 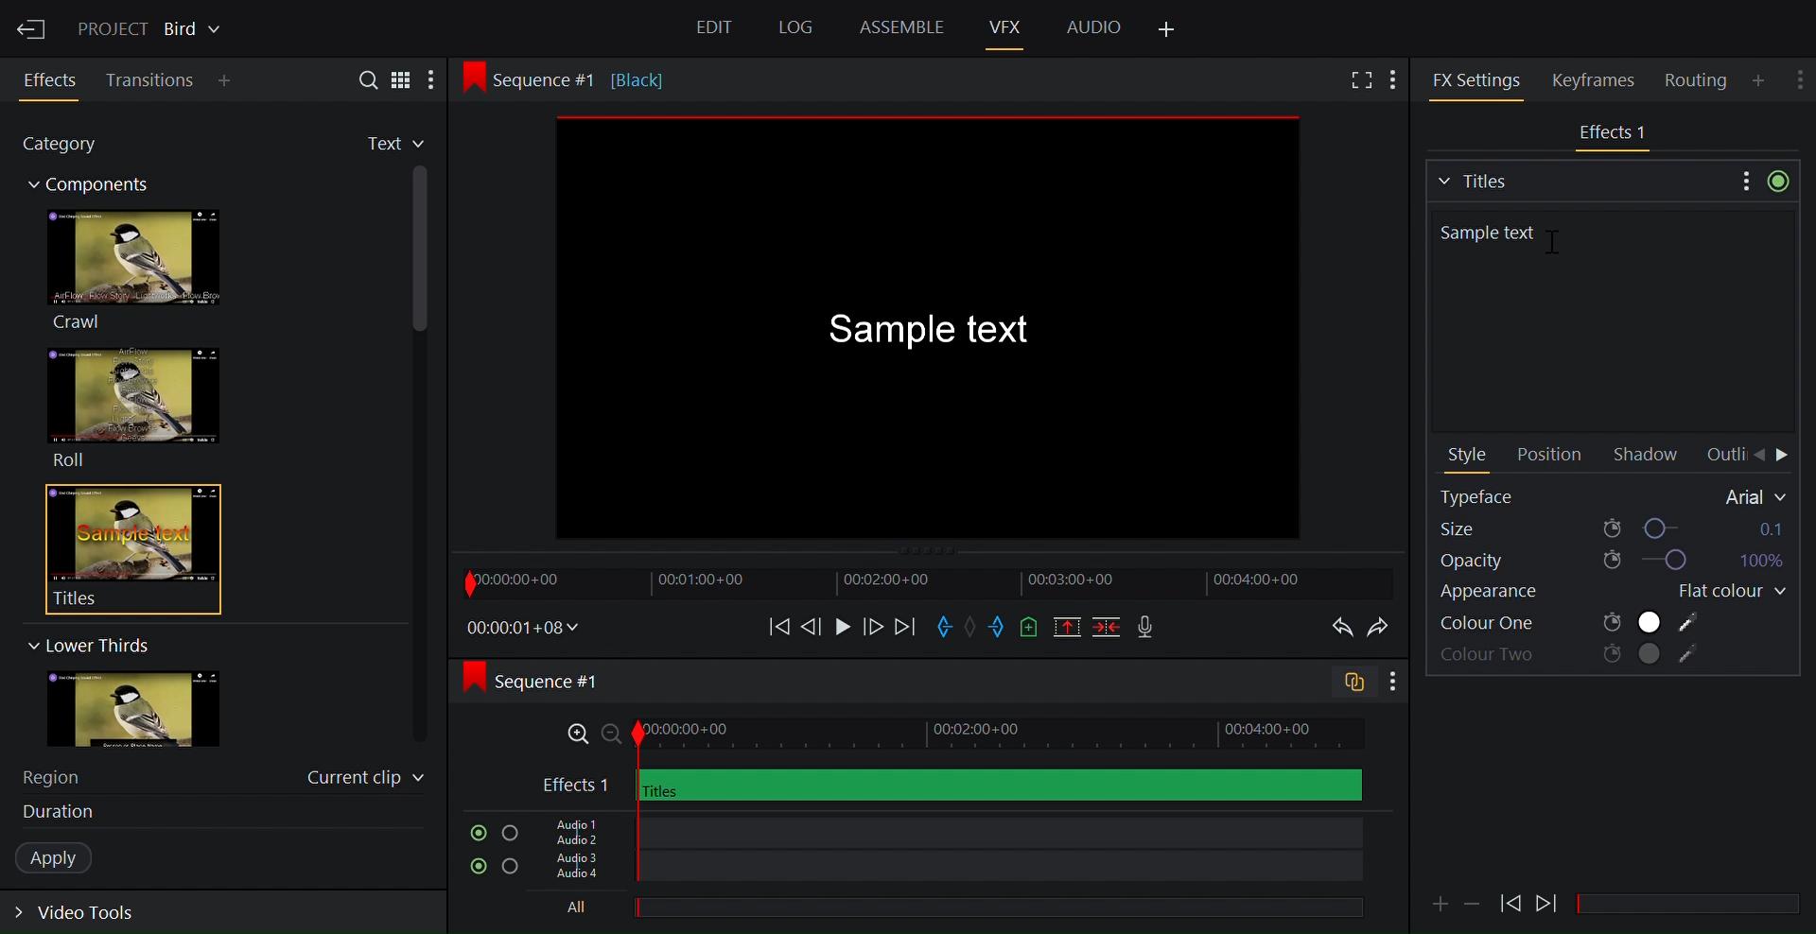 I want to click on Category, so click(x=70, y=147).